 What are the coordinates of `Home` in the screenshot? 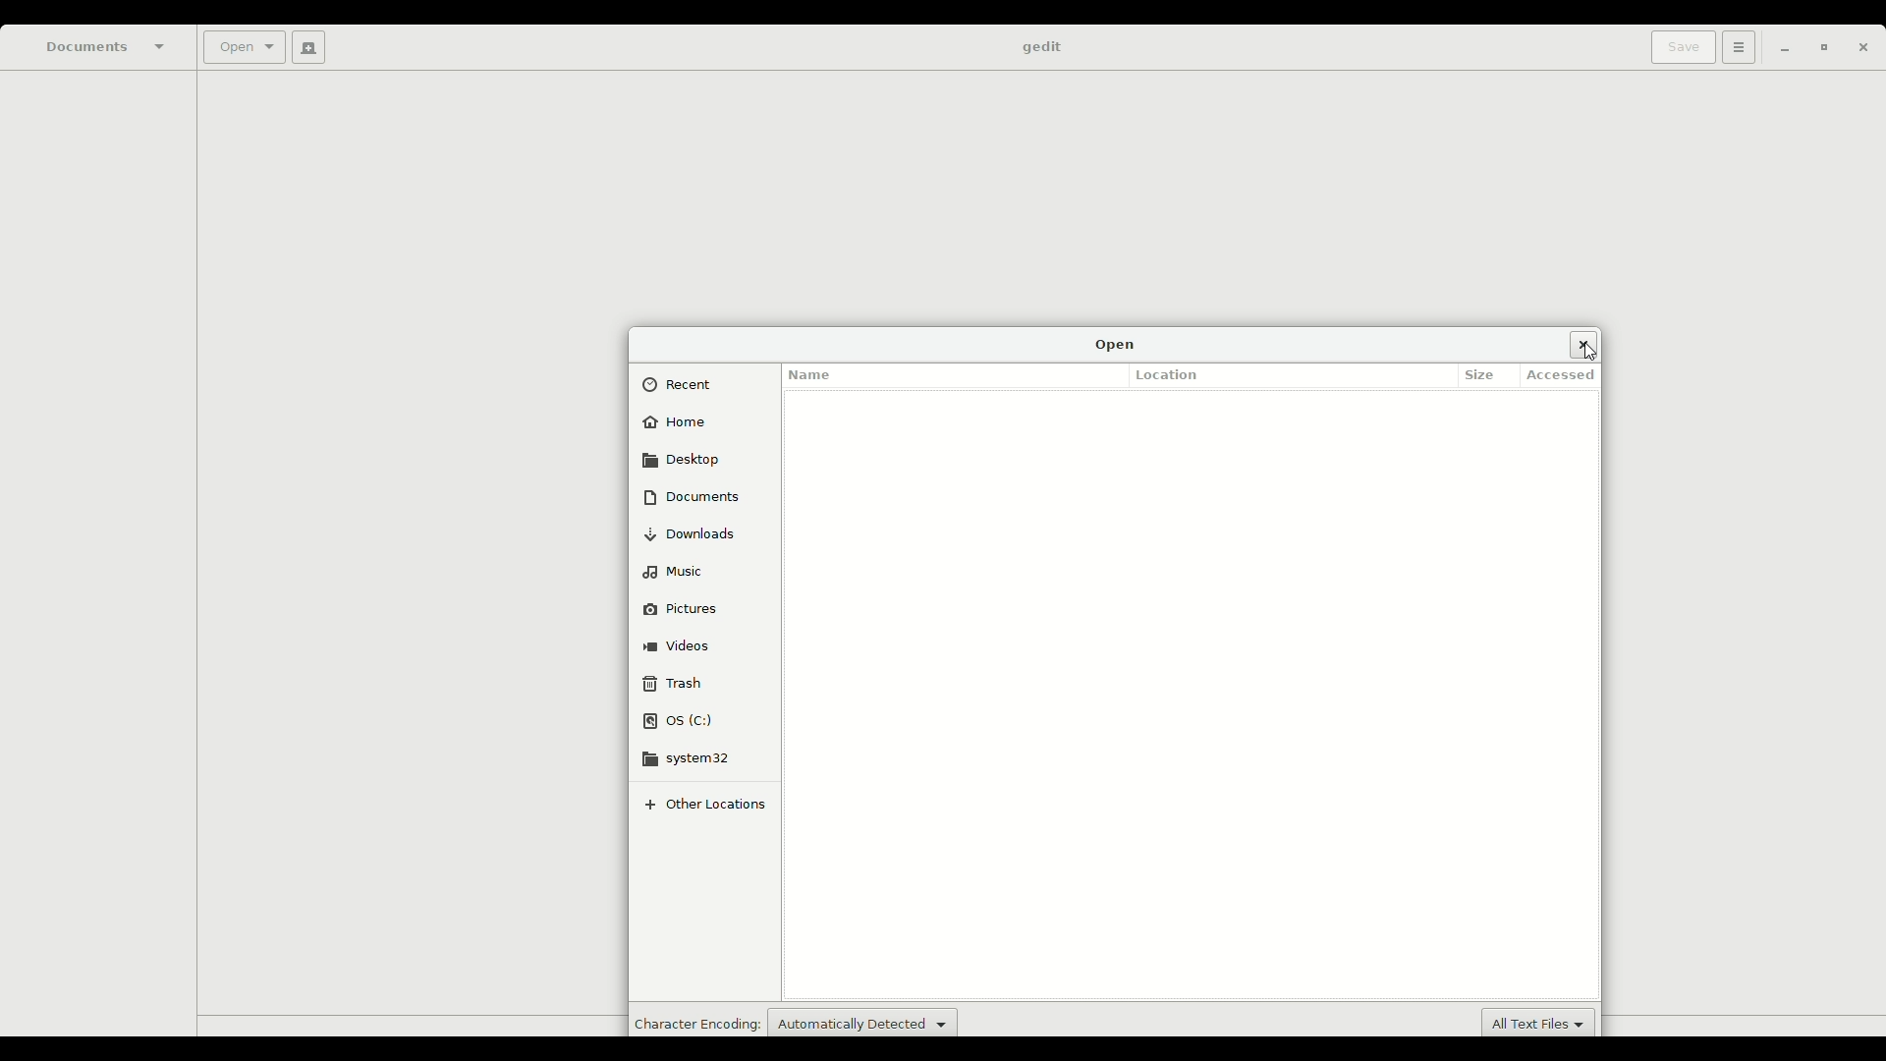 It's located at (678, 424).